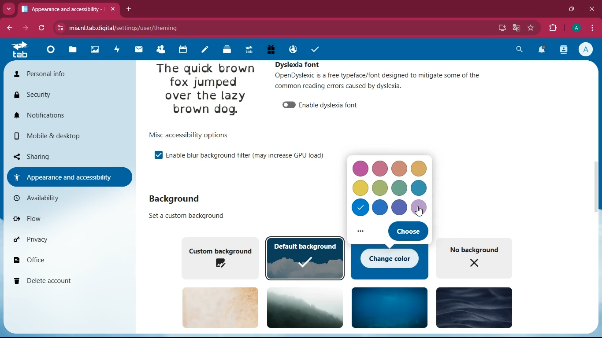  I want to click on minimize, so click(552, 9).